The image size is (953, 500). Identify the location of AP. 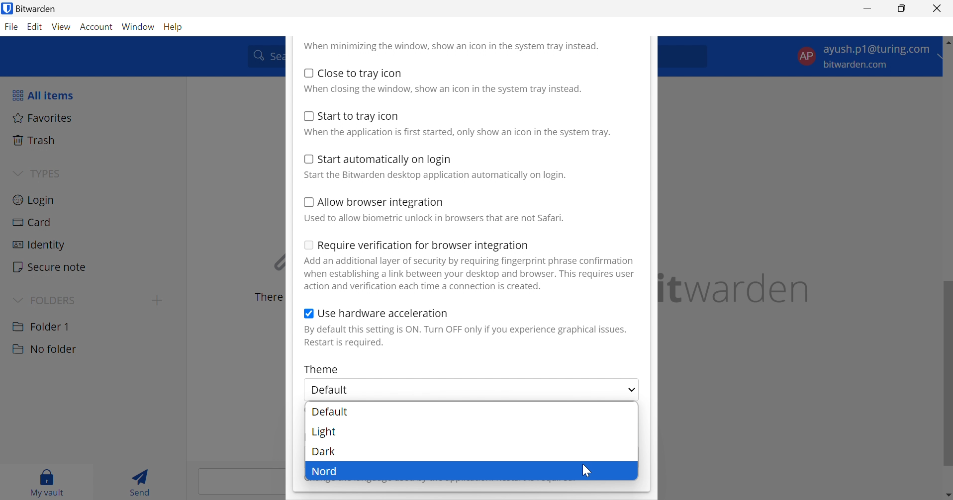
(806, 55).